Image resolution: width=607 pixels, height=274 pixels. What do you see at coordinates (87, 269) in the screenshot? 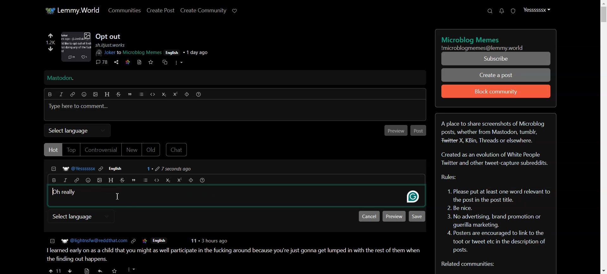
I see `save` at bounding box center [87, 269].